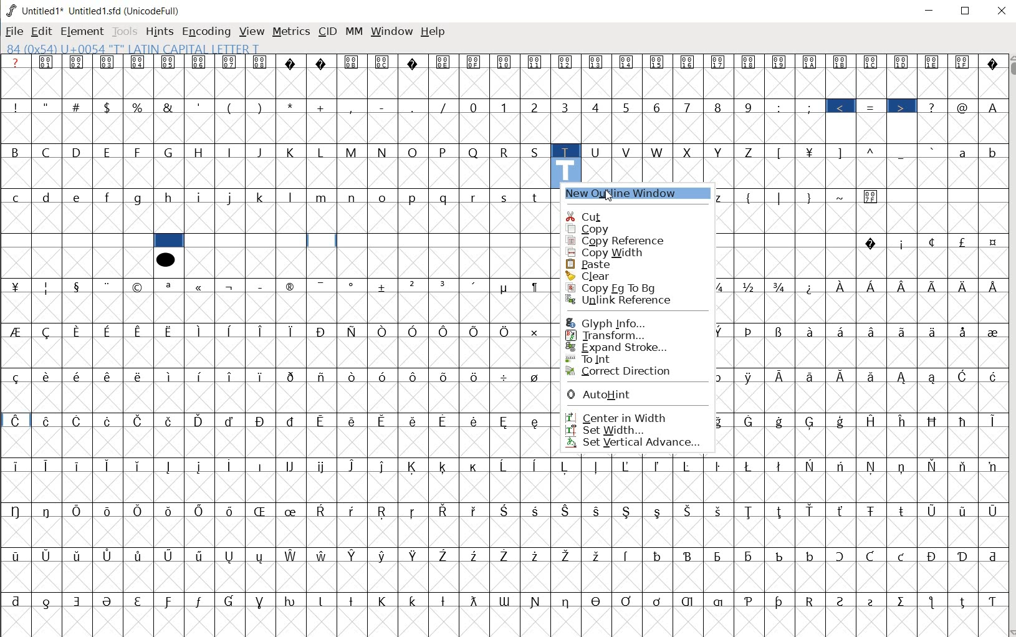  I want to click on Symbol, so click(568, 465).